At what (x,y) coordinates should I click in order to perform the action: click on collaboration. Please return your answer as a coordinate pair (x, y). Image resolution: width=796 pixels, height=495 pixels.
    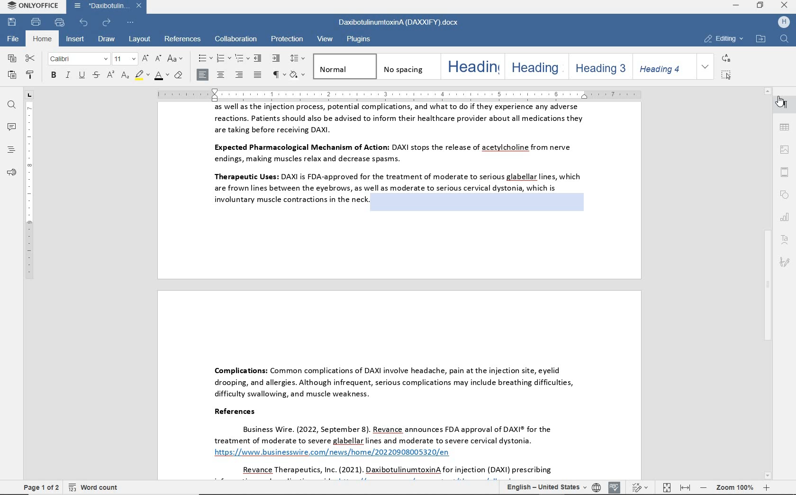
    Looking at the image, I should click on (235, 40).